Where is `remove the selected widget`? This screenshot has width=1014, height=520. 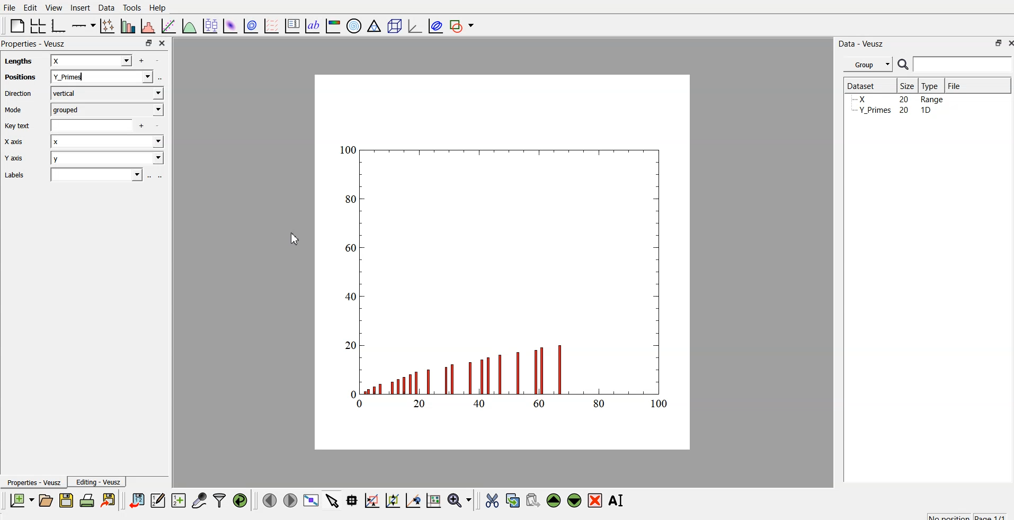 remove the selected widget is located at coordinates (597, 500).